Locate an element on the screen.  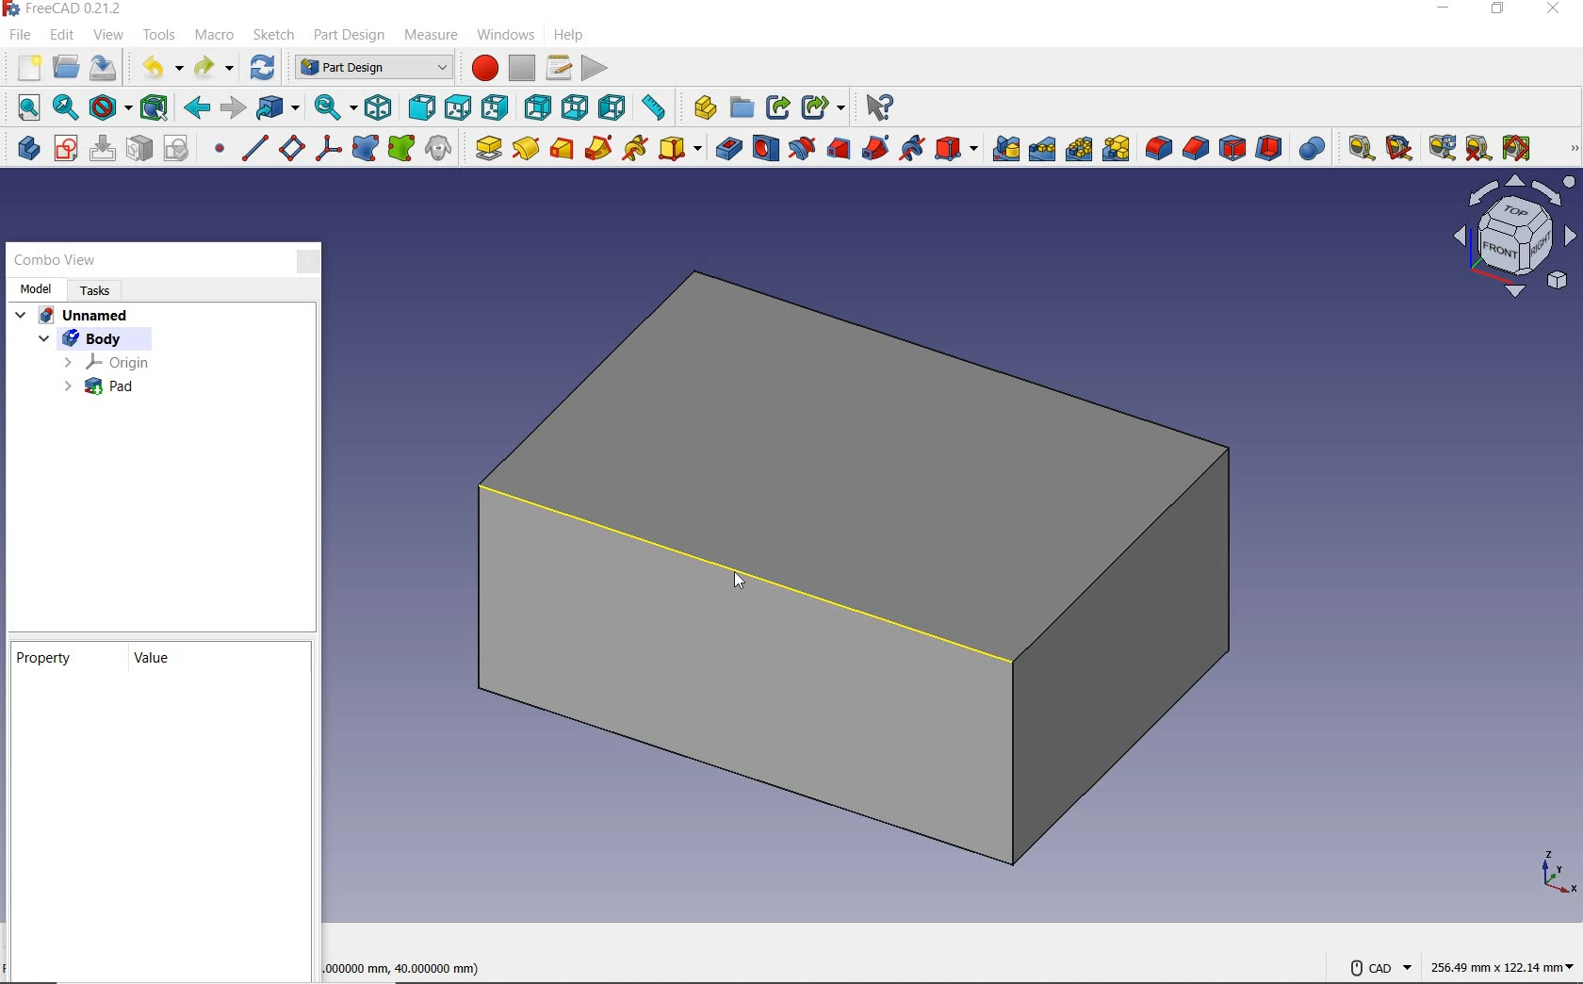
fit selection is located at coordinates (64, 107).